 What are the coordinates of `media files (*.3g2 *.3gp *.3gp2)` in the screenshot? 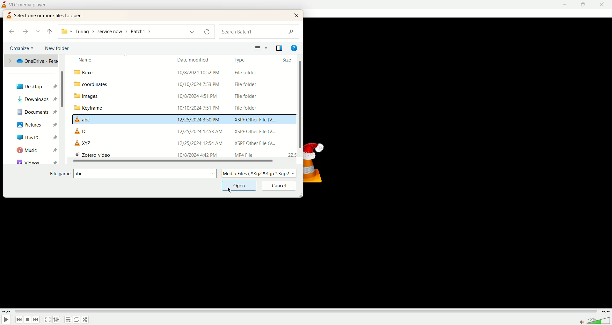 It's located at (262, 174).